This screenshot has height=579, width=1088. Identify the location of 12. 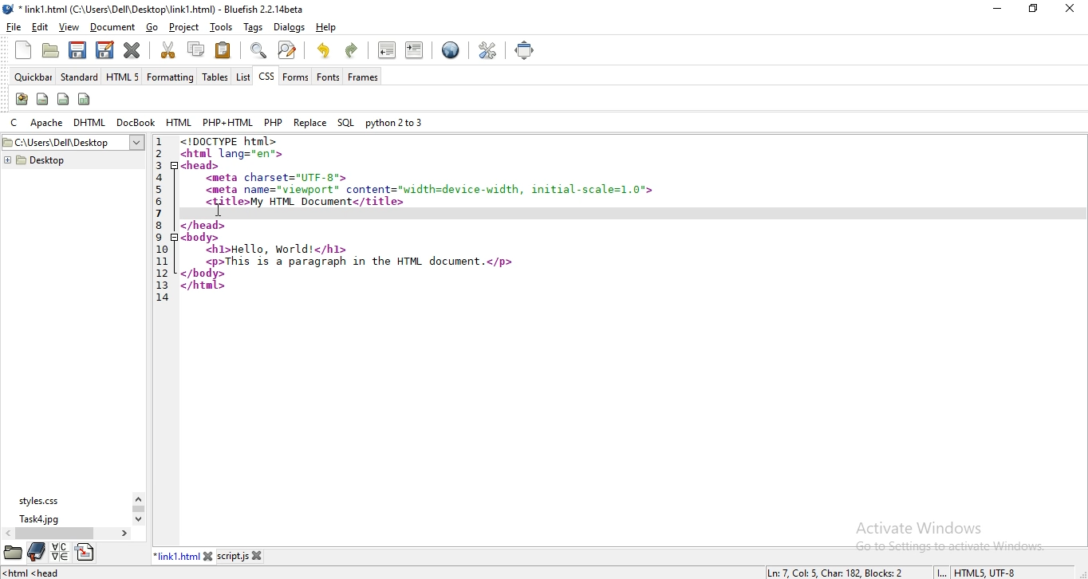
(162, 274).